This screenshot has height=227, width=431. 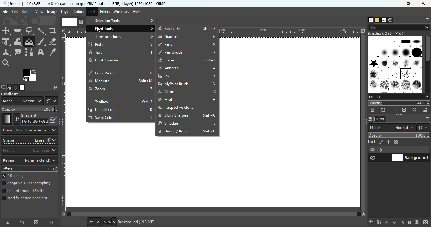 I want to click on Paths tool, so click(x=29, y=52).